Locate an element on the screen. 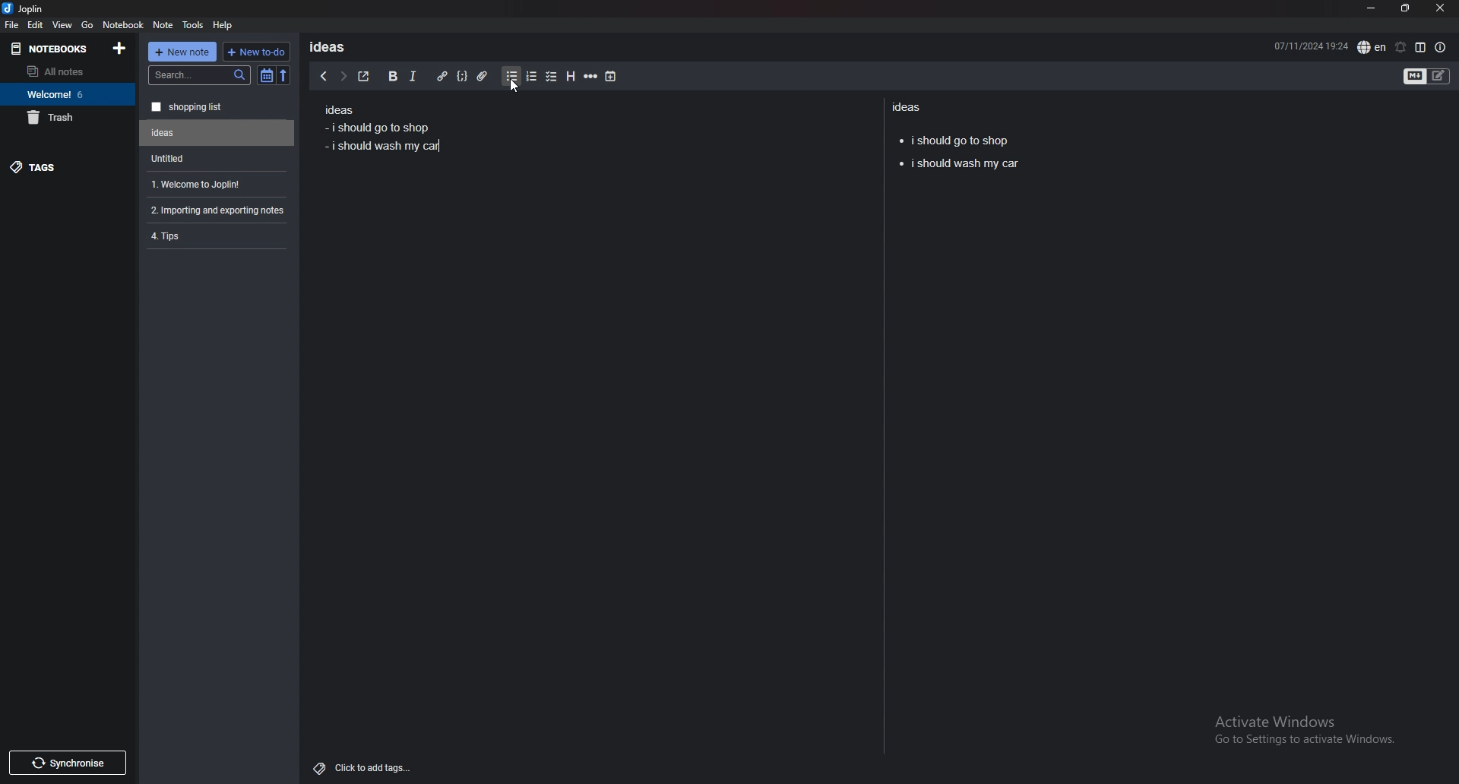 This screenshot has width=1459, height=784. attachment is located at coordinates (483, 77).